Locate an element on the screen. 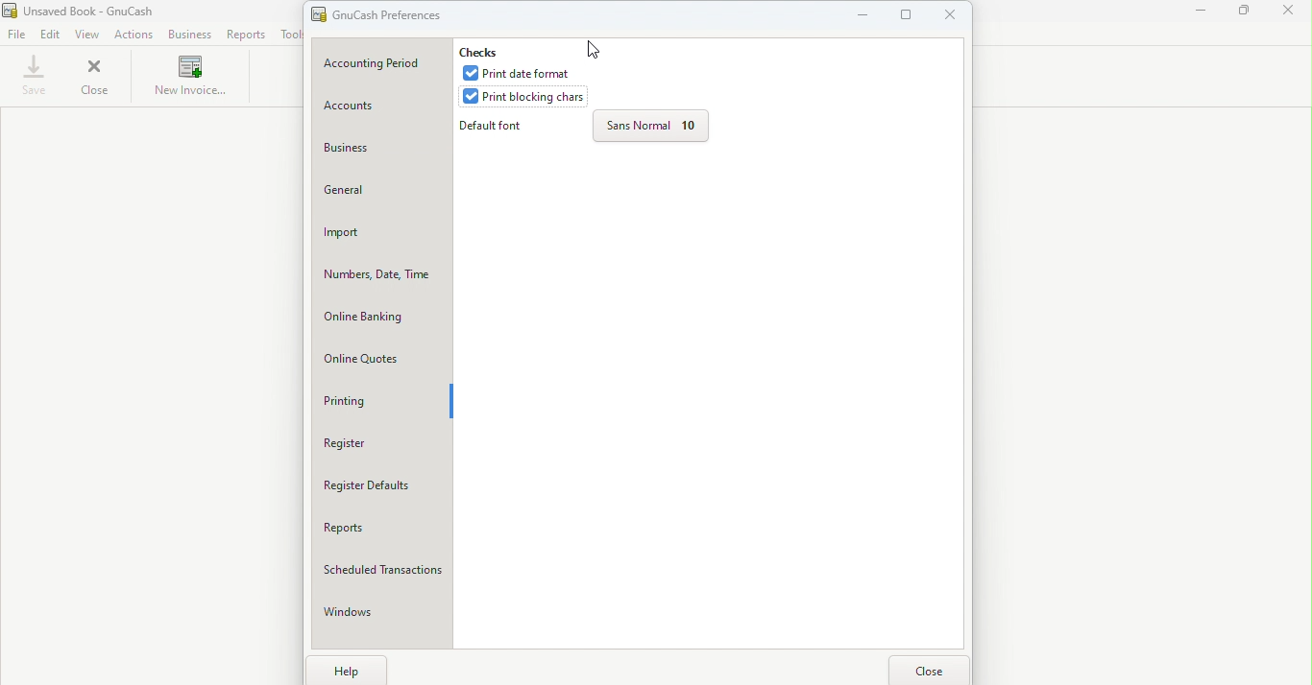  Accounts is located at coordinates (381, 107).